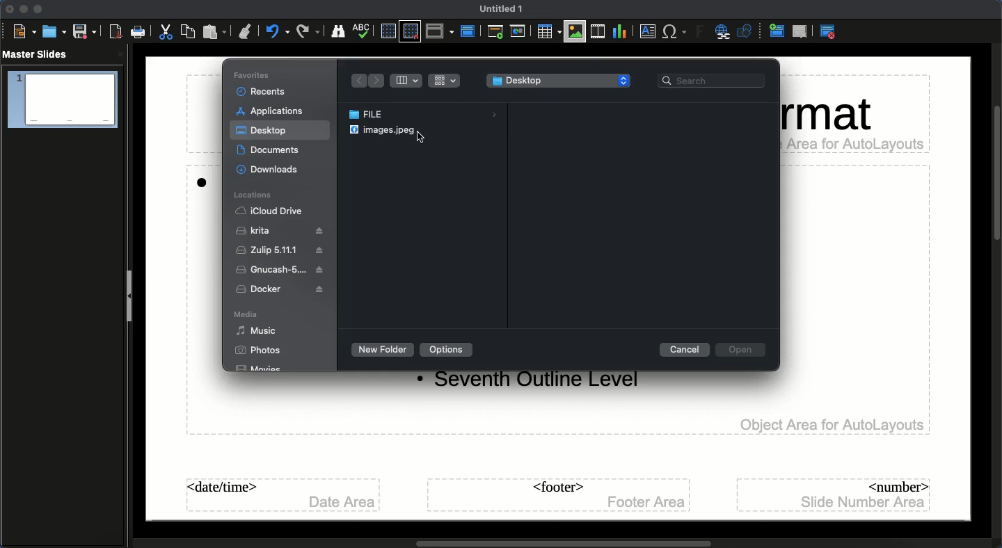 This screenshot has height=548, width=1002. I want to click on Minimize, so click(23, 9).